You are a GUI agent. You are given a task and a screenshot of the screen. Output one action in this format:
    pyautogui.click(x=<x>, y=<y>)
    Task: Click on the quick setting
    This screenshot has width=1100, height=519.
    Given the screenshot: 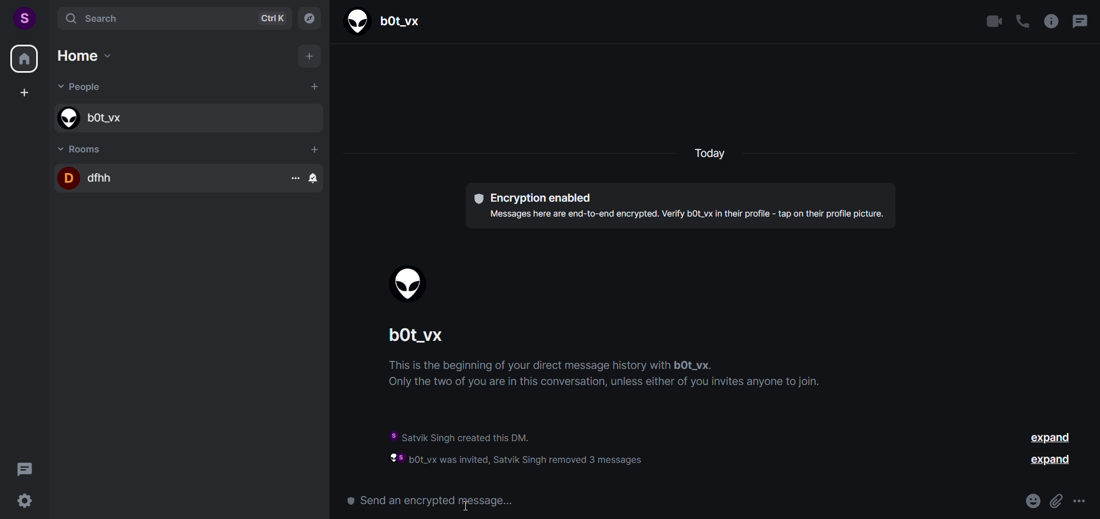 What is the action you would take?
    pyautogui.click(x=24, y=501)
    